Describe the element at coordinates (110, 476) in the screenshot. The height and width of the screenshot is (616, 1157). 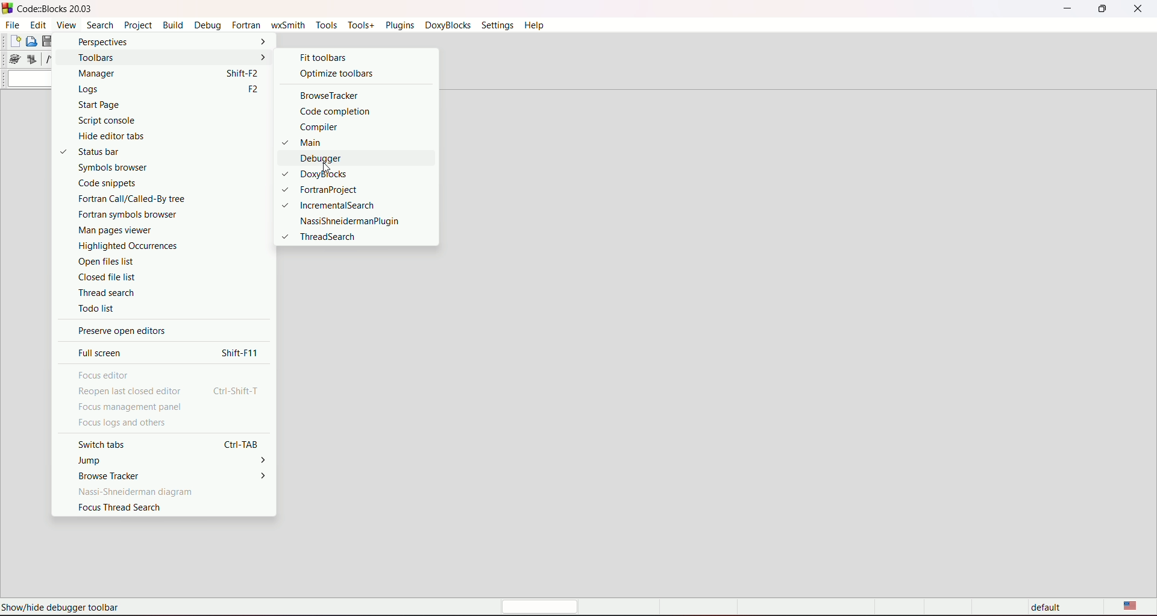
I see `browse tracker` at that location.